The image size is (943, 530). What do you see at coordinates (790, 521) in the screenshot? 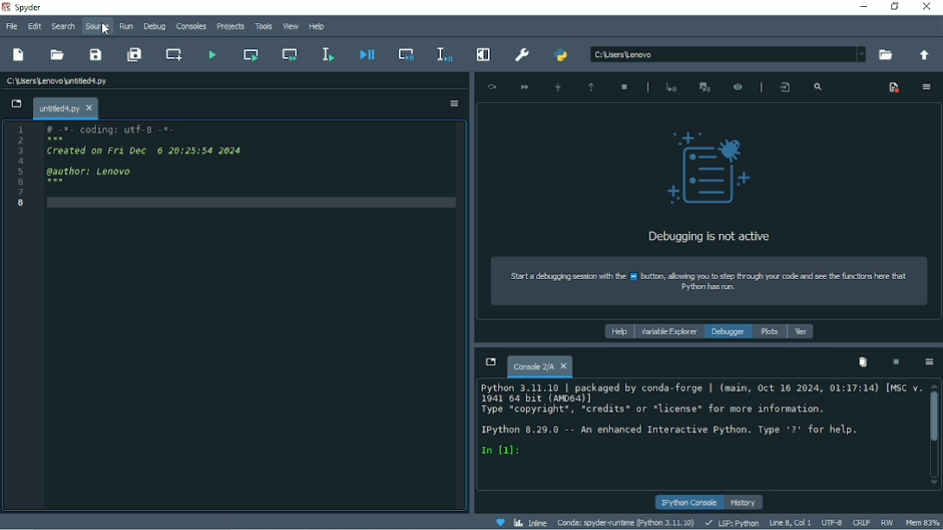
I see `Line 8, Col 1` at bounding box center [790, 521].